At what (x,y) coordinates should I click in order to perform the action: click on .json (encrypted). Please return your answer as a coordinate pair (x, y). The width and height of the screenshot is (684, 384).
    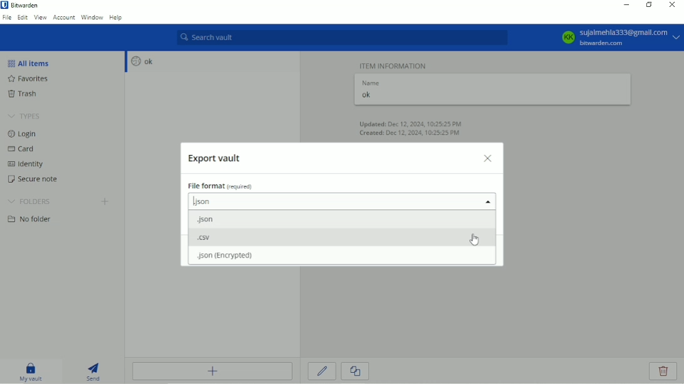
    Looking at the image, I should click on (226, 256).